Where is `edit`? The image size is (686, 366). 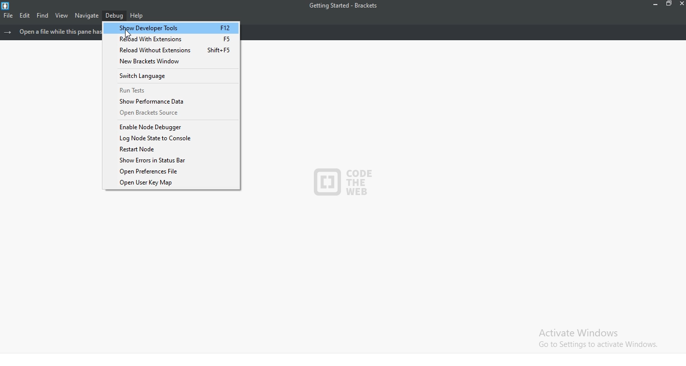
edit is located at coordinates (23, 16).